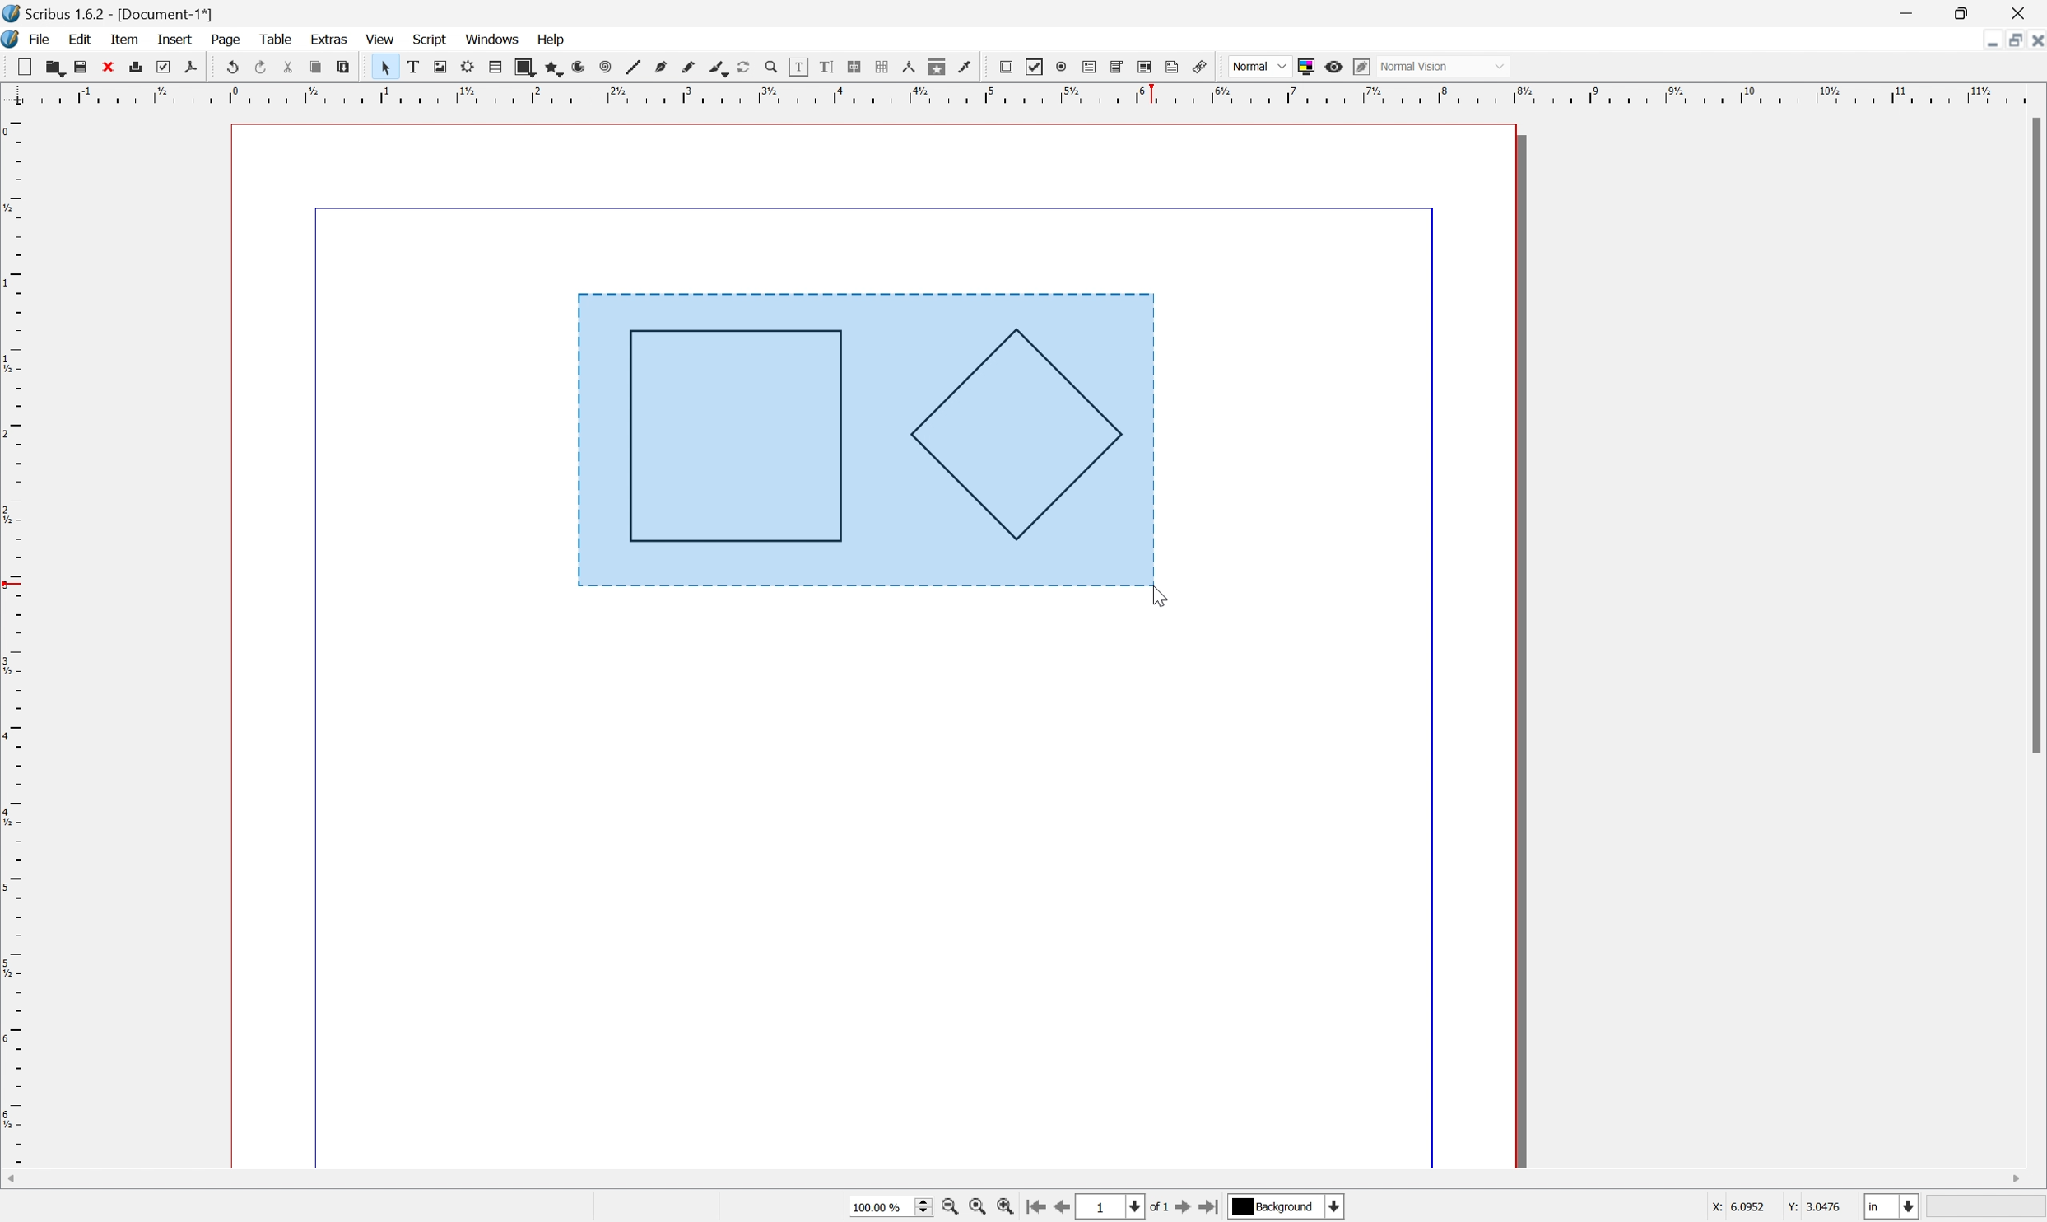 This screenshot has width=2047, height=1222. I want to click on print, so click(134, 67).